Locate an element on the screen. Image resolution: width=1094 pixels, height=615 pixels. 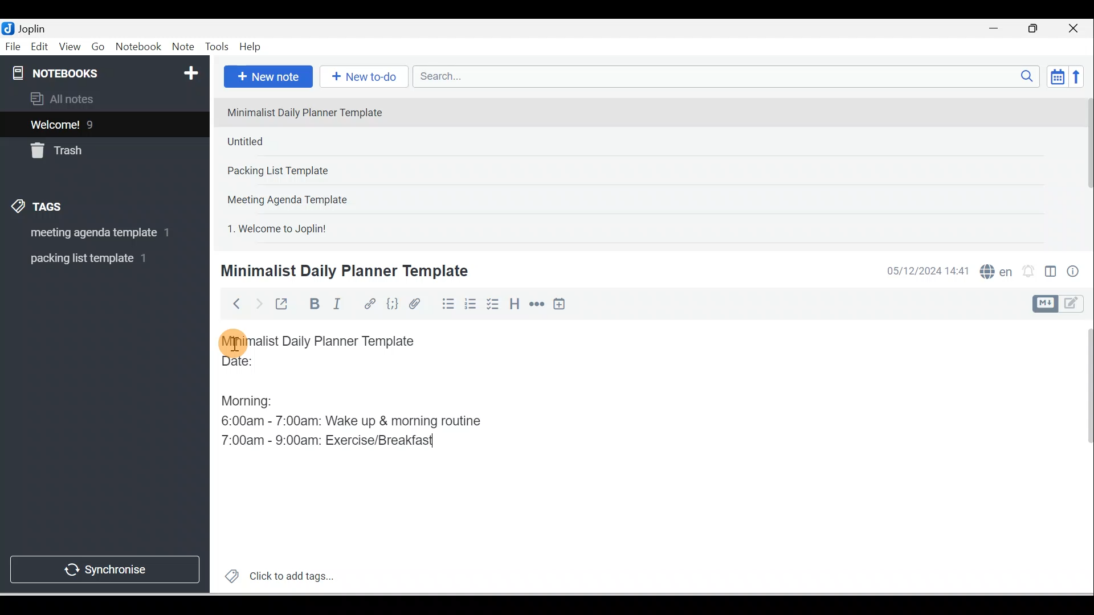
Morning: is located at coordinates (255, 398).